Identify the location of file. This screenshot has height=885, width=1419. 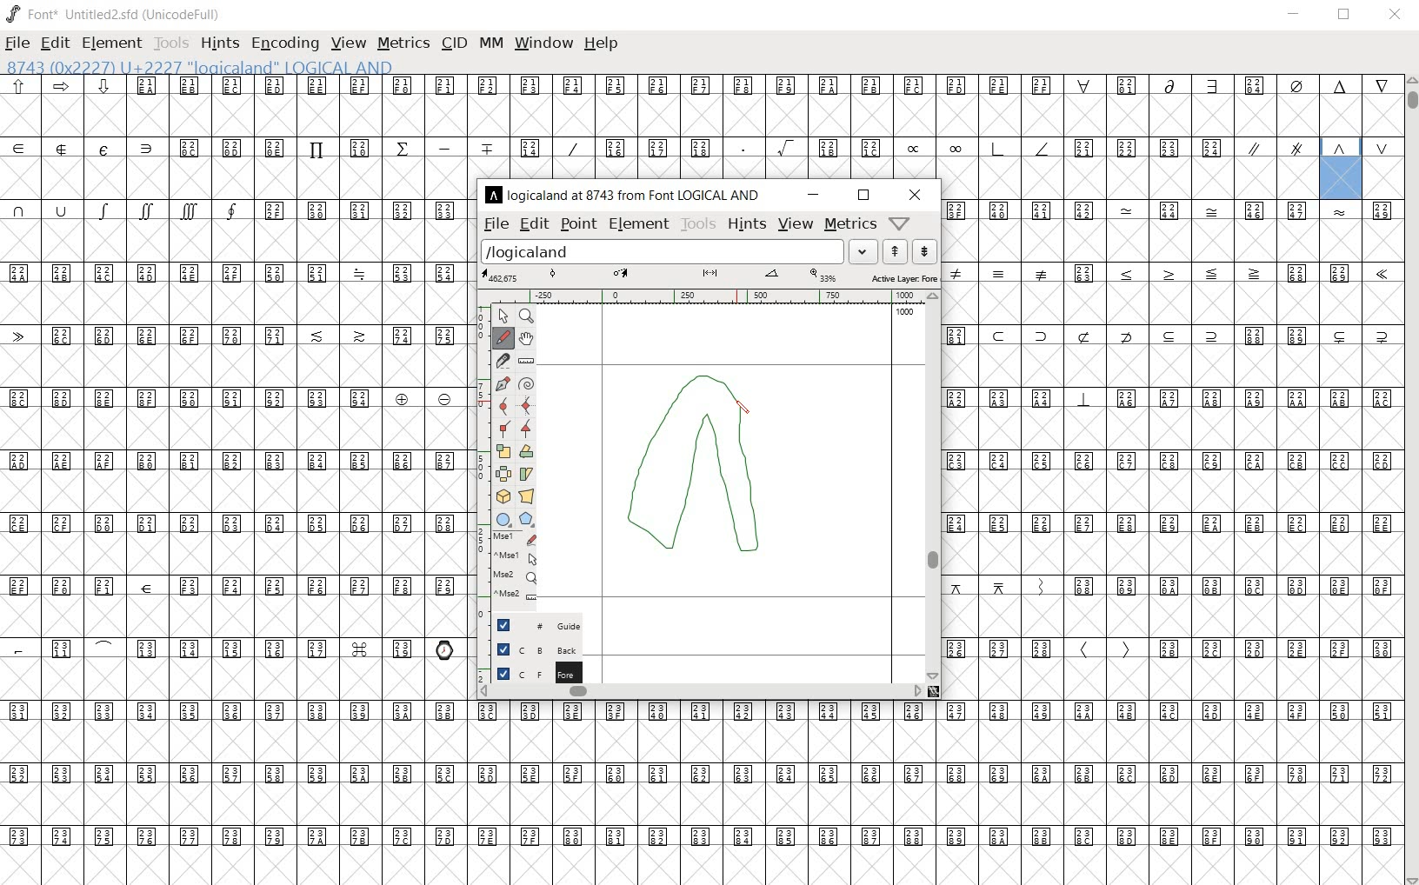
(17, 45).